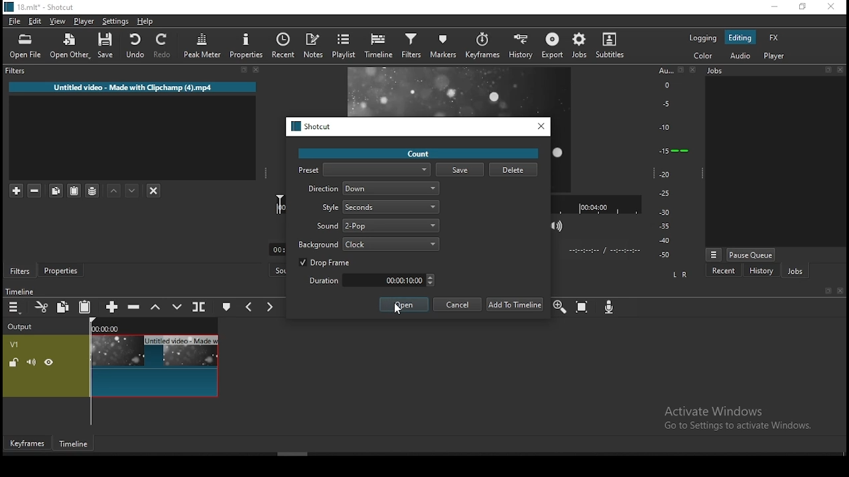 The height and width of the screenshot is (477, 849). What do you see at coordinates (133, 87) in the screenshot?
I see `Untitled video - Made with Clipchamp (4).mp4` at bounding box center [133, 87].